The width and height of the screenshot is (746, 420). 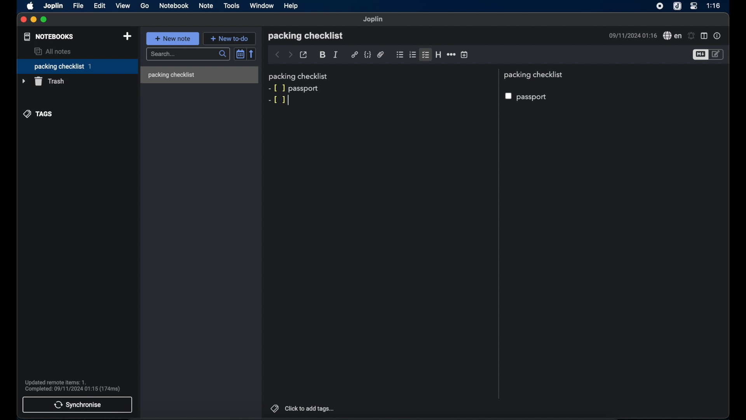 What do you see at coordinates (291, 5) in the screenshot?
I see `help` at bounding box center [291, 5].